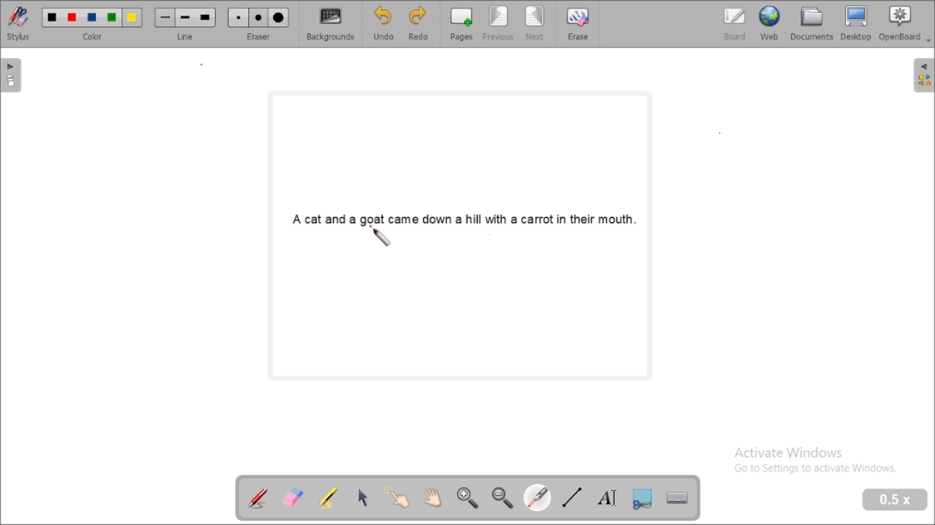  What do you see at coordinates (503, 499) in the screenshot?
I see `zoom out` at bounding box center [503, 499].